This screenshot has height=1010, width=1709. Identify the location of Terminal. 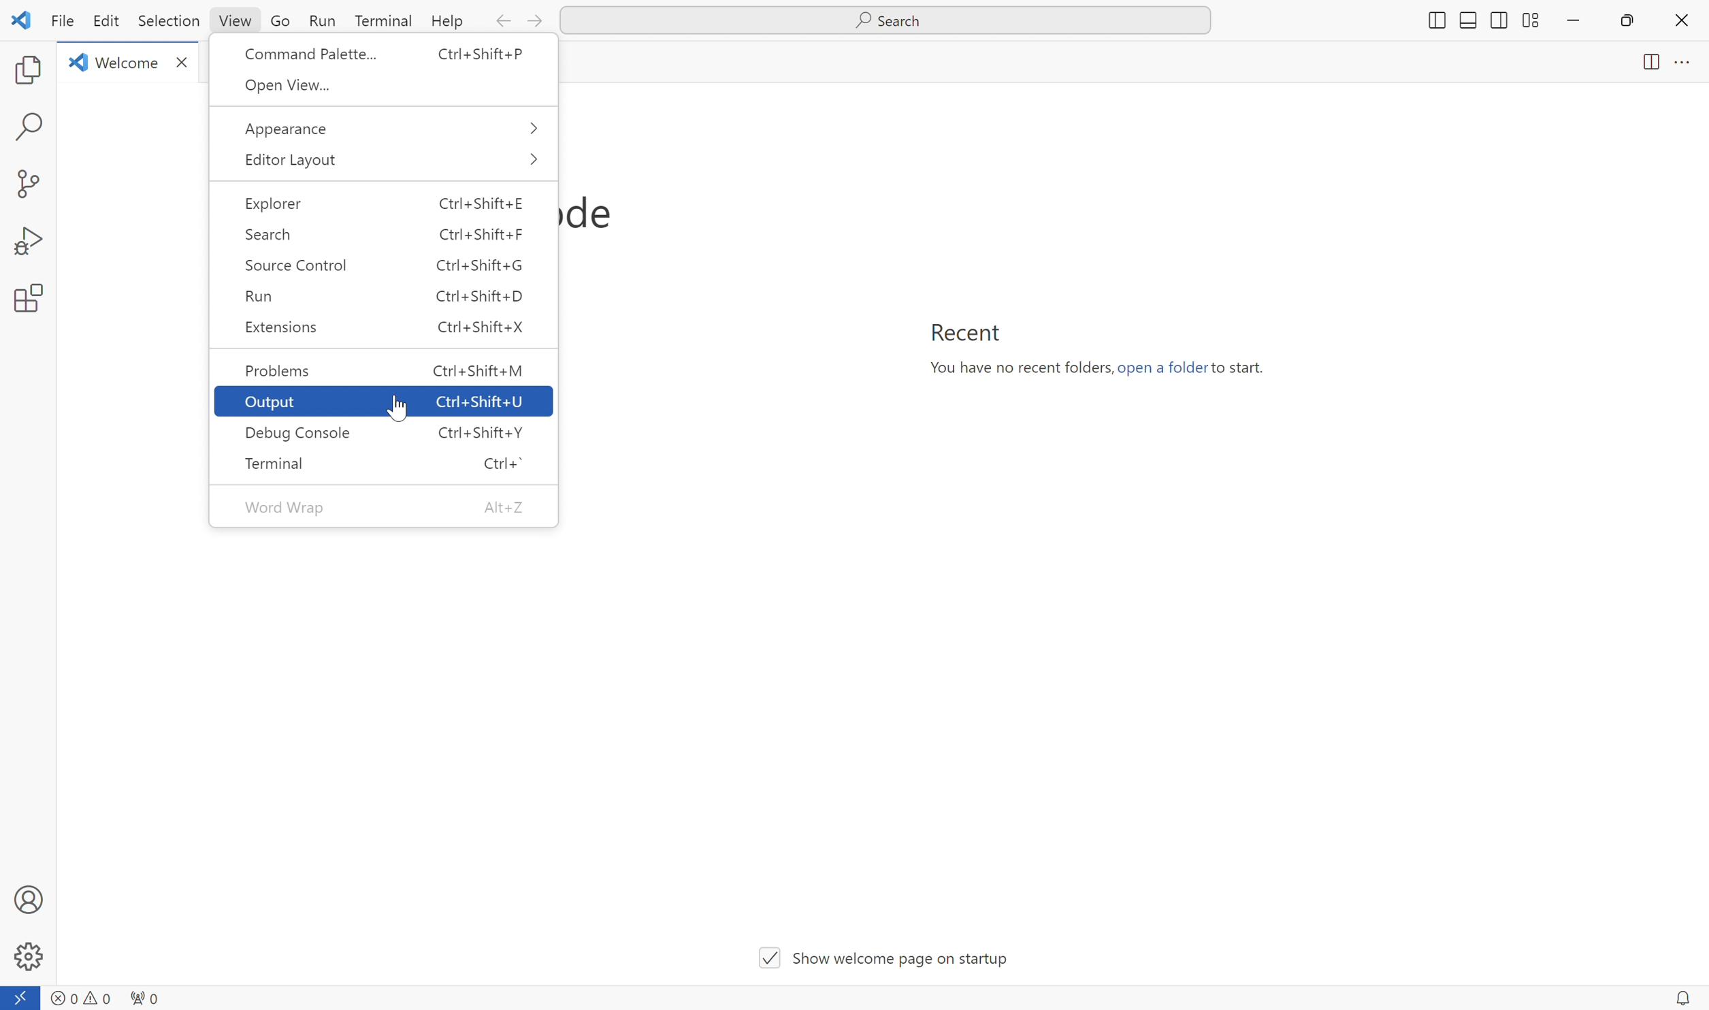
(382, 22).